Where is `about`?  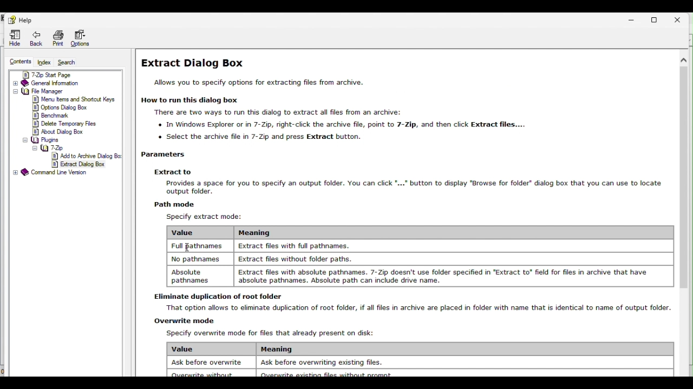 about is located at coordinates (60, 131).